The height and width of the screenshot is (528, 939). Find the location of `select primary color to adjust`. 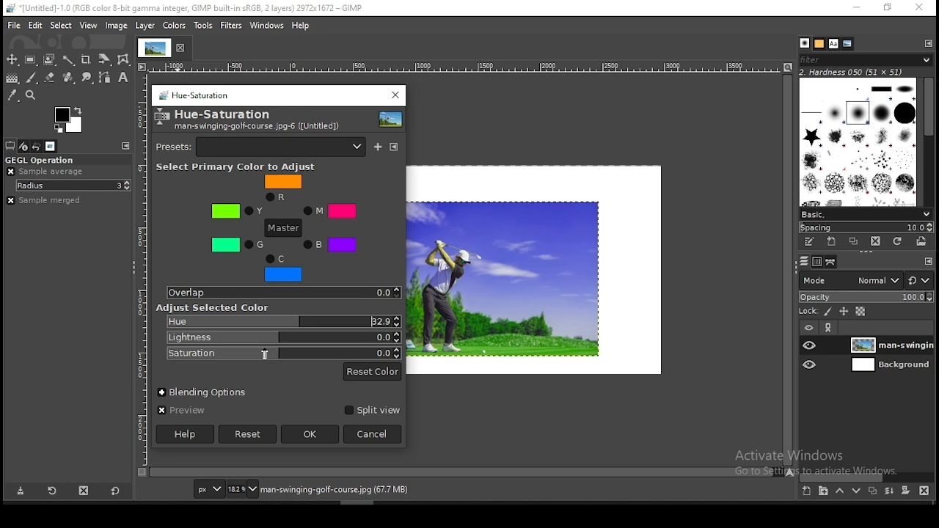

select primary color to adjust is located at coordinates (243, 166).